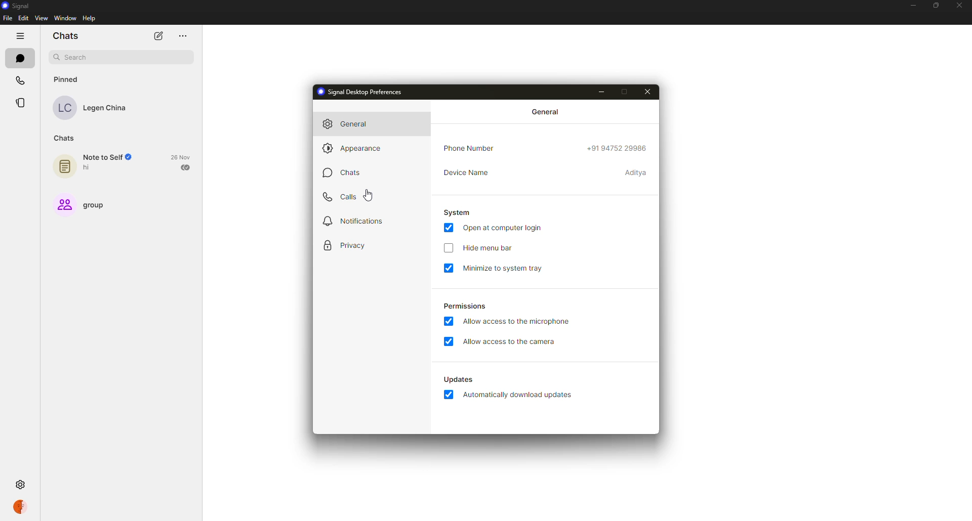 Image resolution: width=972 pixels, height=521 pixels. Describe the element at coordinates (74, 57) in the screenshot. I see `search` at that location.